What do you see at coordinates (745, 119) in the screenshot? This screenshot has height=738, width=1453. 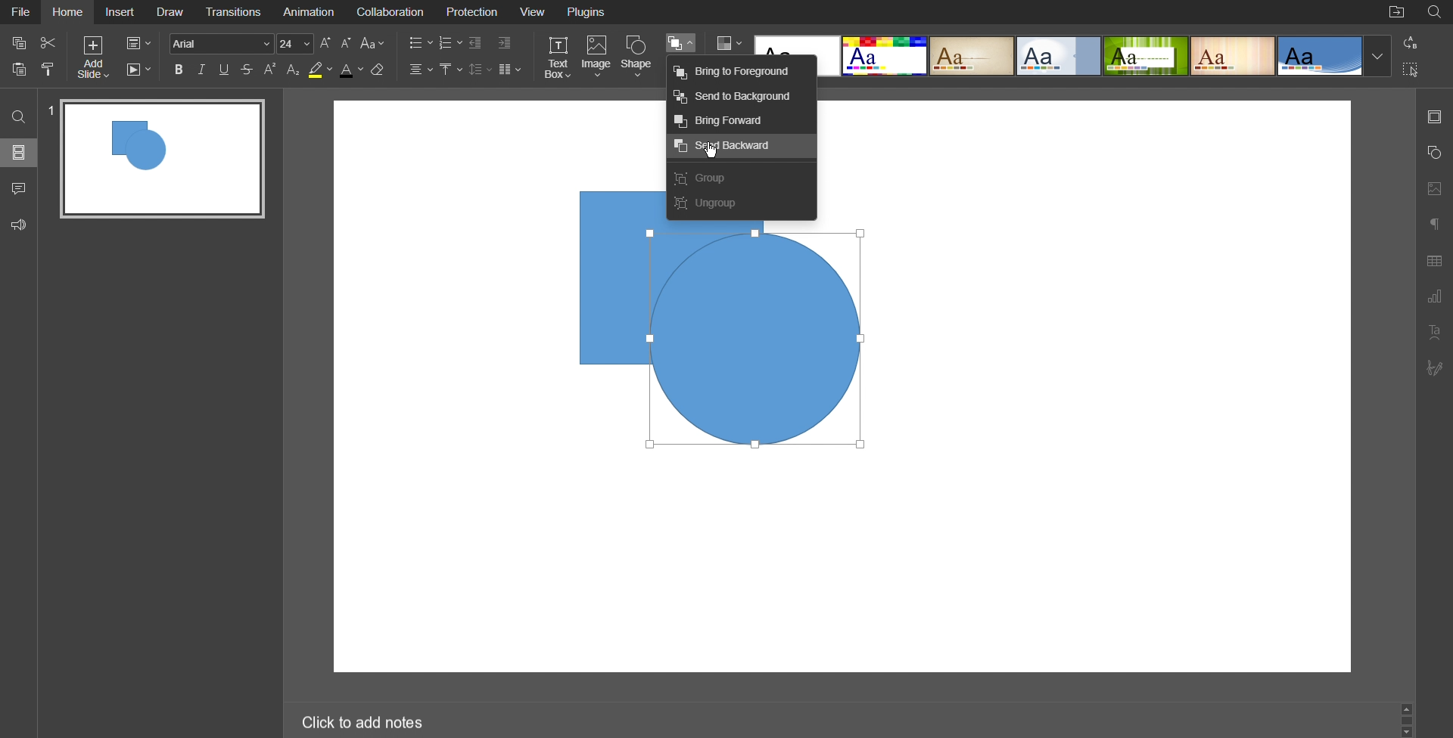 I see `Bring forward` at bounding box center [745, 119].